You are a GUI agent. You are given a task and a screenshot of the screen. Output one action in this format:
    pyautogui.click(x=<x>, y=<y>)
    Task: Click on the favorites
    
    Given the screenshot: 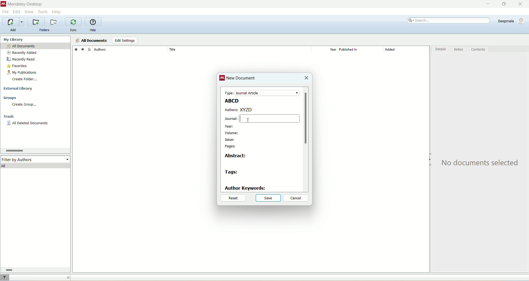 What is the action you would take?
    pyautogui.click(x=18, y=67)
    